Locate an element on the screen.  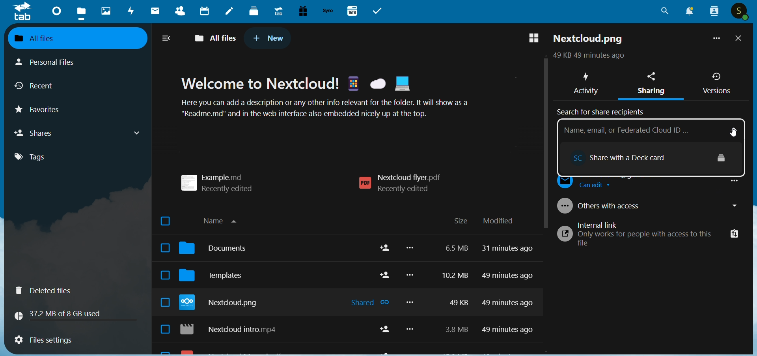
document is located at coordinates (218, 250).